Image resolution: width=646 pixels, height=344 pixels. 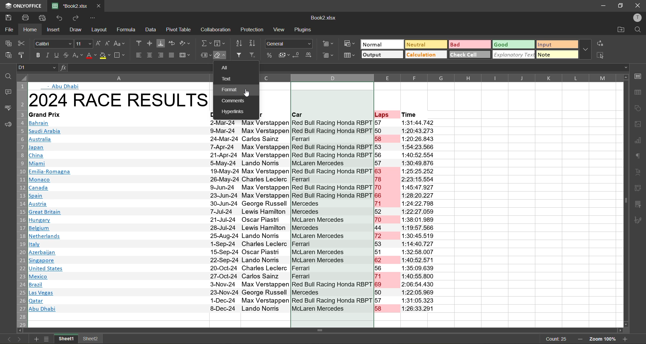 I want to click on Netherlands 25-Aug-24 Lando Norris McLaren Mercedes 72 1:30:45.519, so click(x=232, y=236).